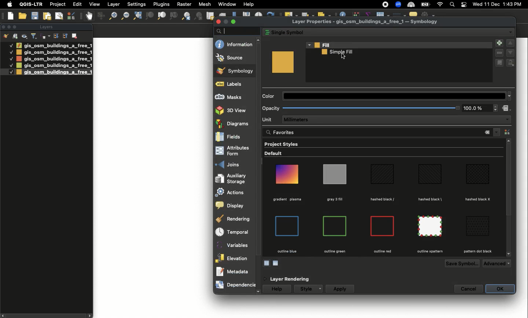  What do you see at coordinates (54, 59) in the screenshot?
I see `gis_osm_buildings_a_free_1` at bounding box center [54, 59].